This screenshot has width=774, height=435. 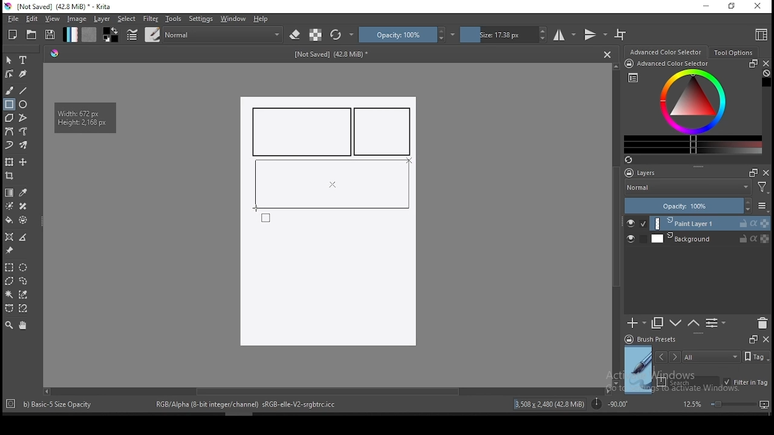 What do you see at coordinates (316, 36) in the screenshot?
I see `preserve alpha` at bounding box center [316, 36].